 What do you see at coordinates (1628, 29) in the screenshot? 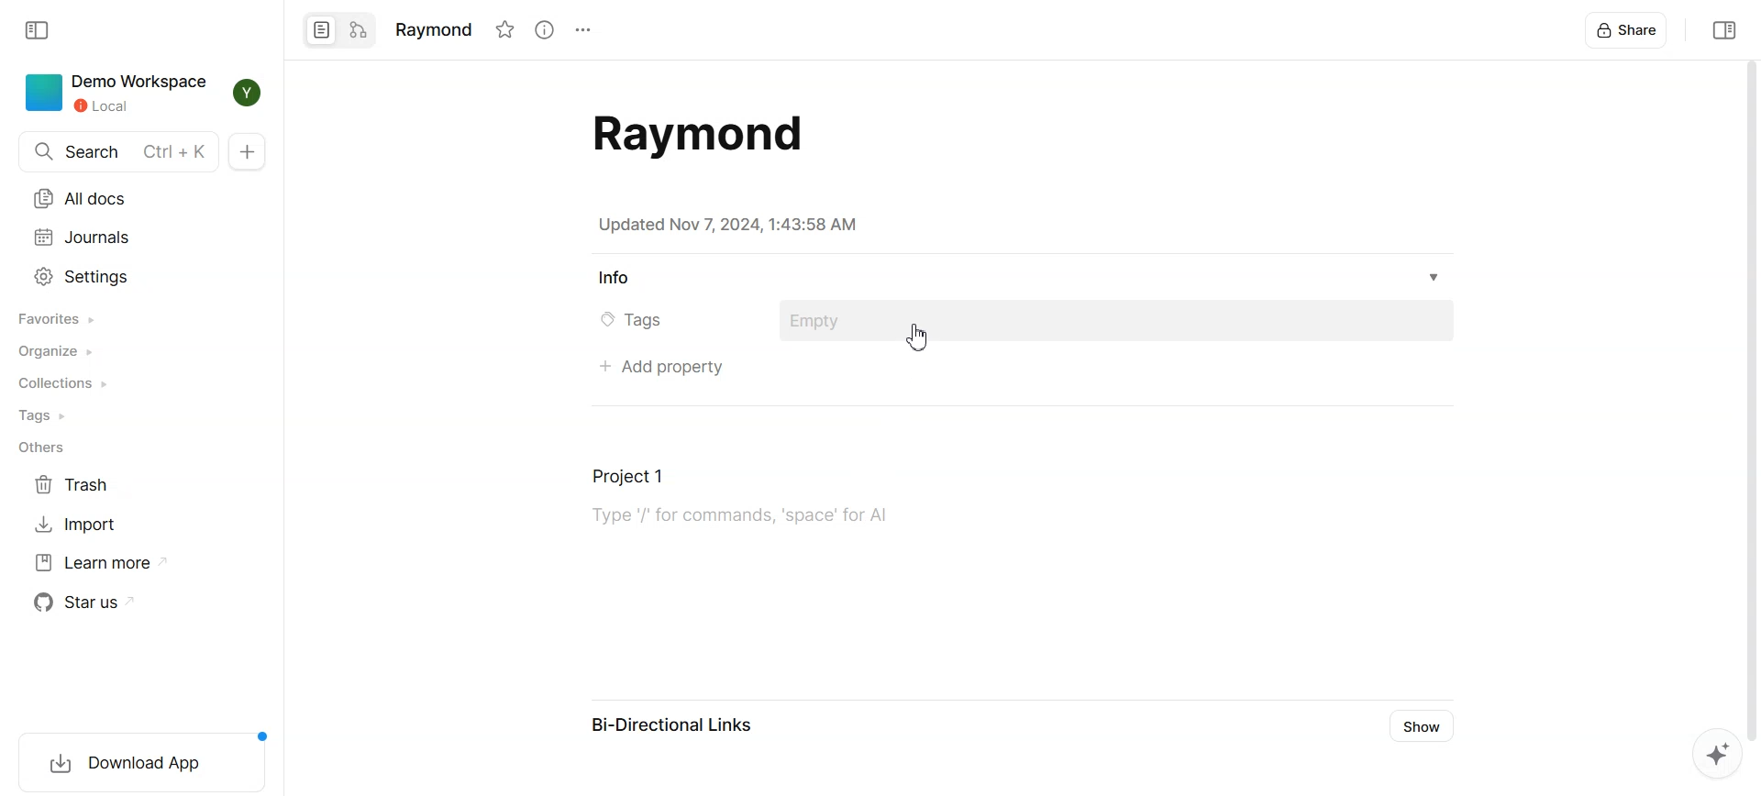
I see `Share` at bounding box center [1628, 29].